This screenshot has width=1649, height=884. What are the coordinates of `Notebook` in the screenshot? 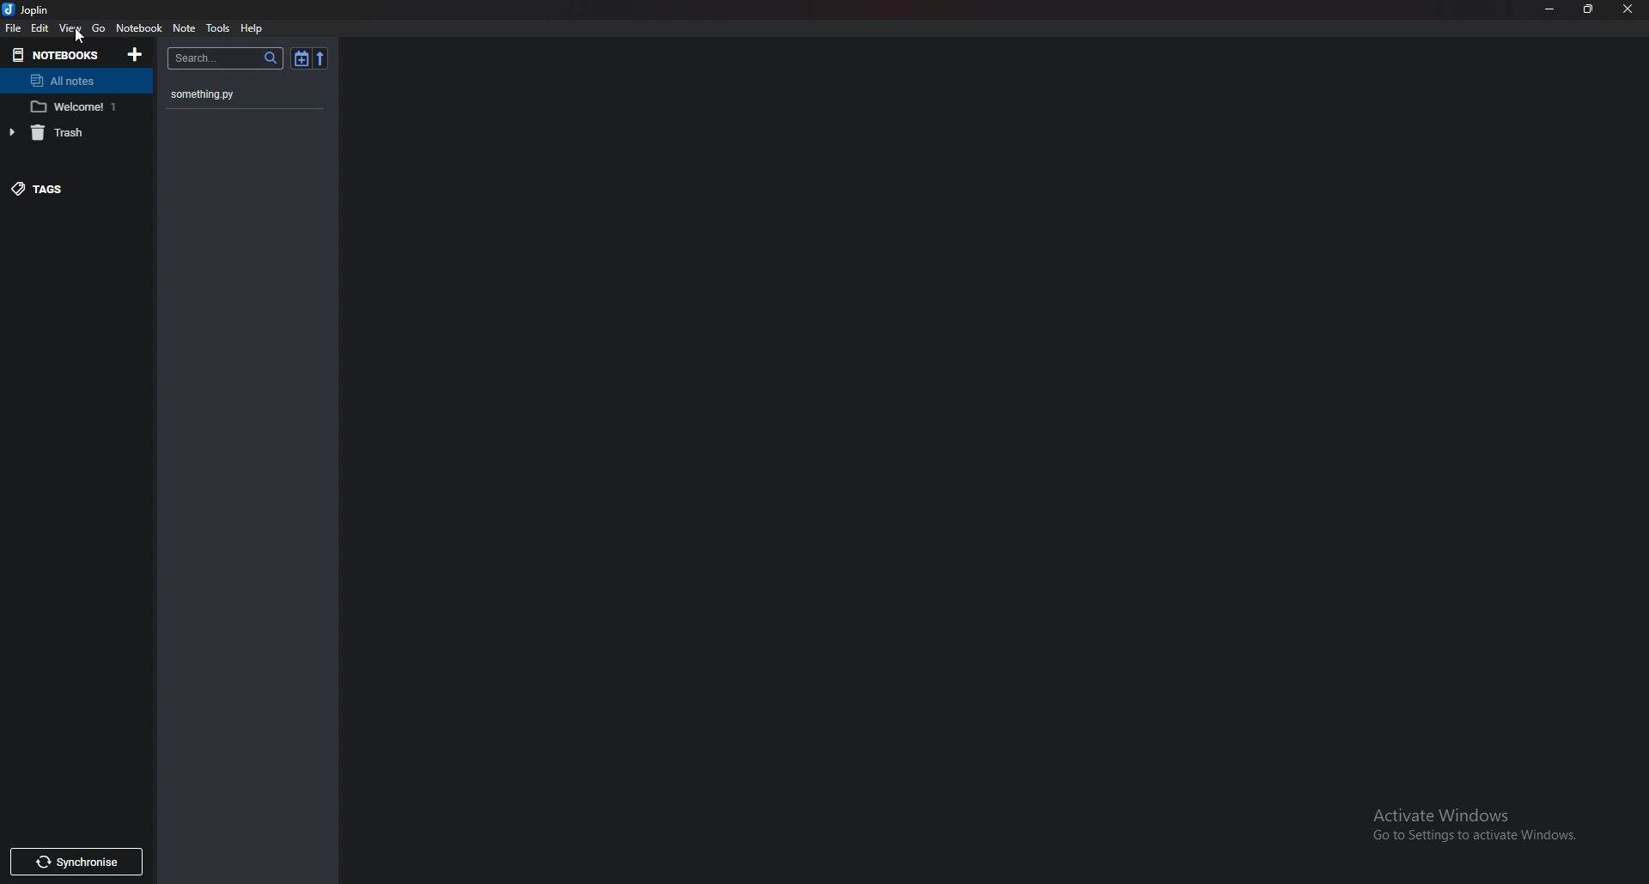 It's located at (72, 106).